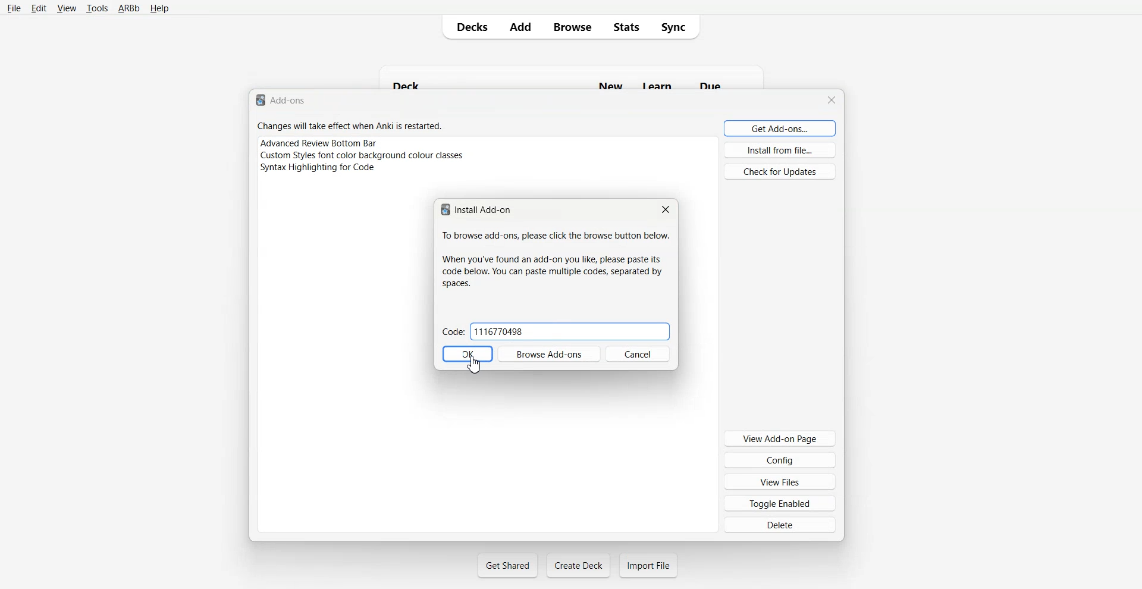 The width and height of the screenshot is (1142, 589). What do you see at coordinates (780, 502) in the screenshot?
I see `Toggle Enabled` at bounding box center [780, 502].